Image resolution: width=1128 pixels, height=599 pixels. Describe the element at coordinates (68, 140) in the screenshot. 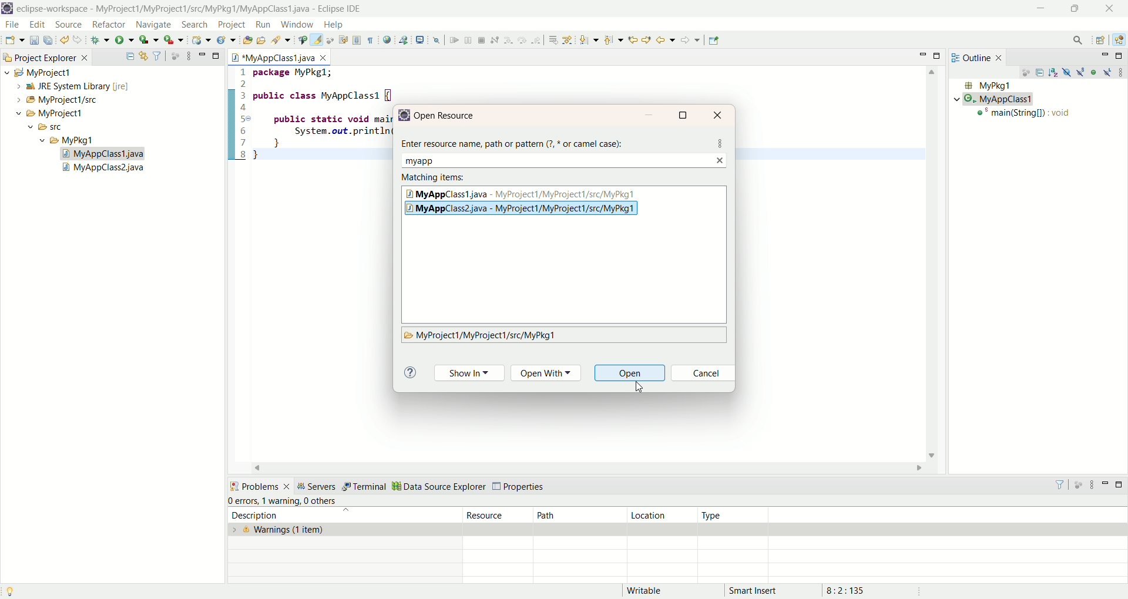

I see `mypkg1` at that location.